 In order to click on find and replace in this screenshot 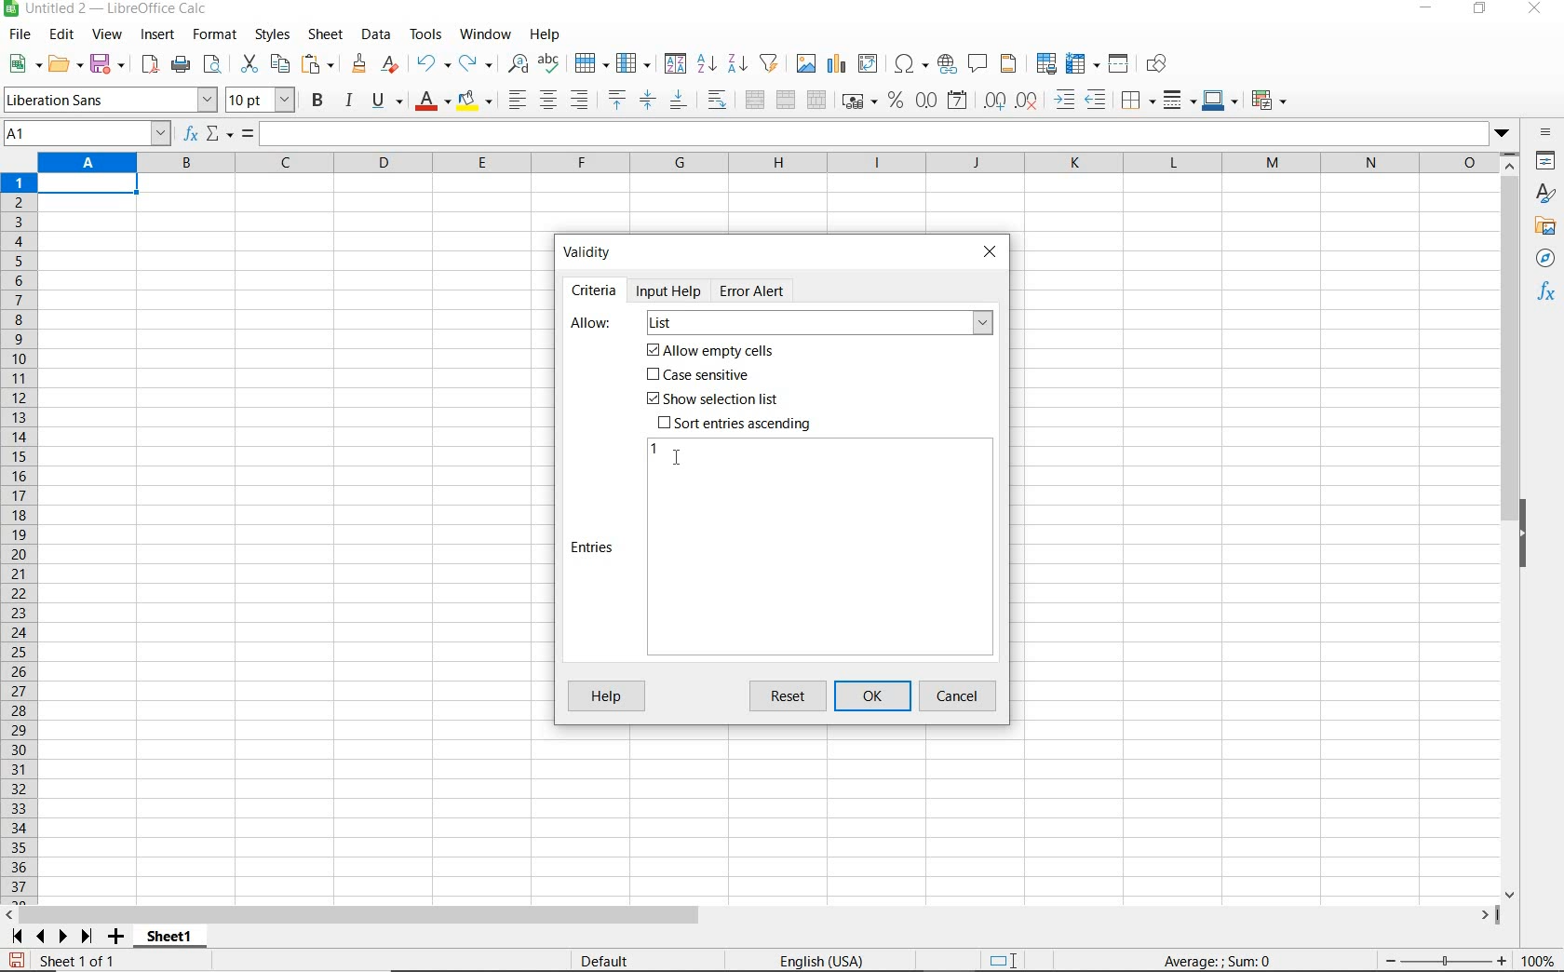, I will do `click(517, 64)`.